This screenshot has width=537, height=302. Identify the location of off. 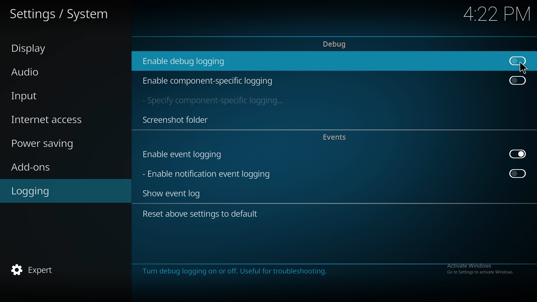
(517, 60).